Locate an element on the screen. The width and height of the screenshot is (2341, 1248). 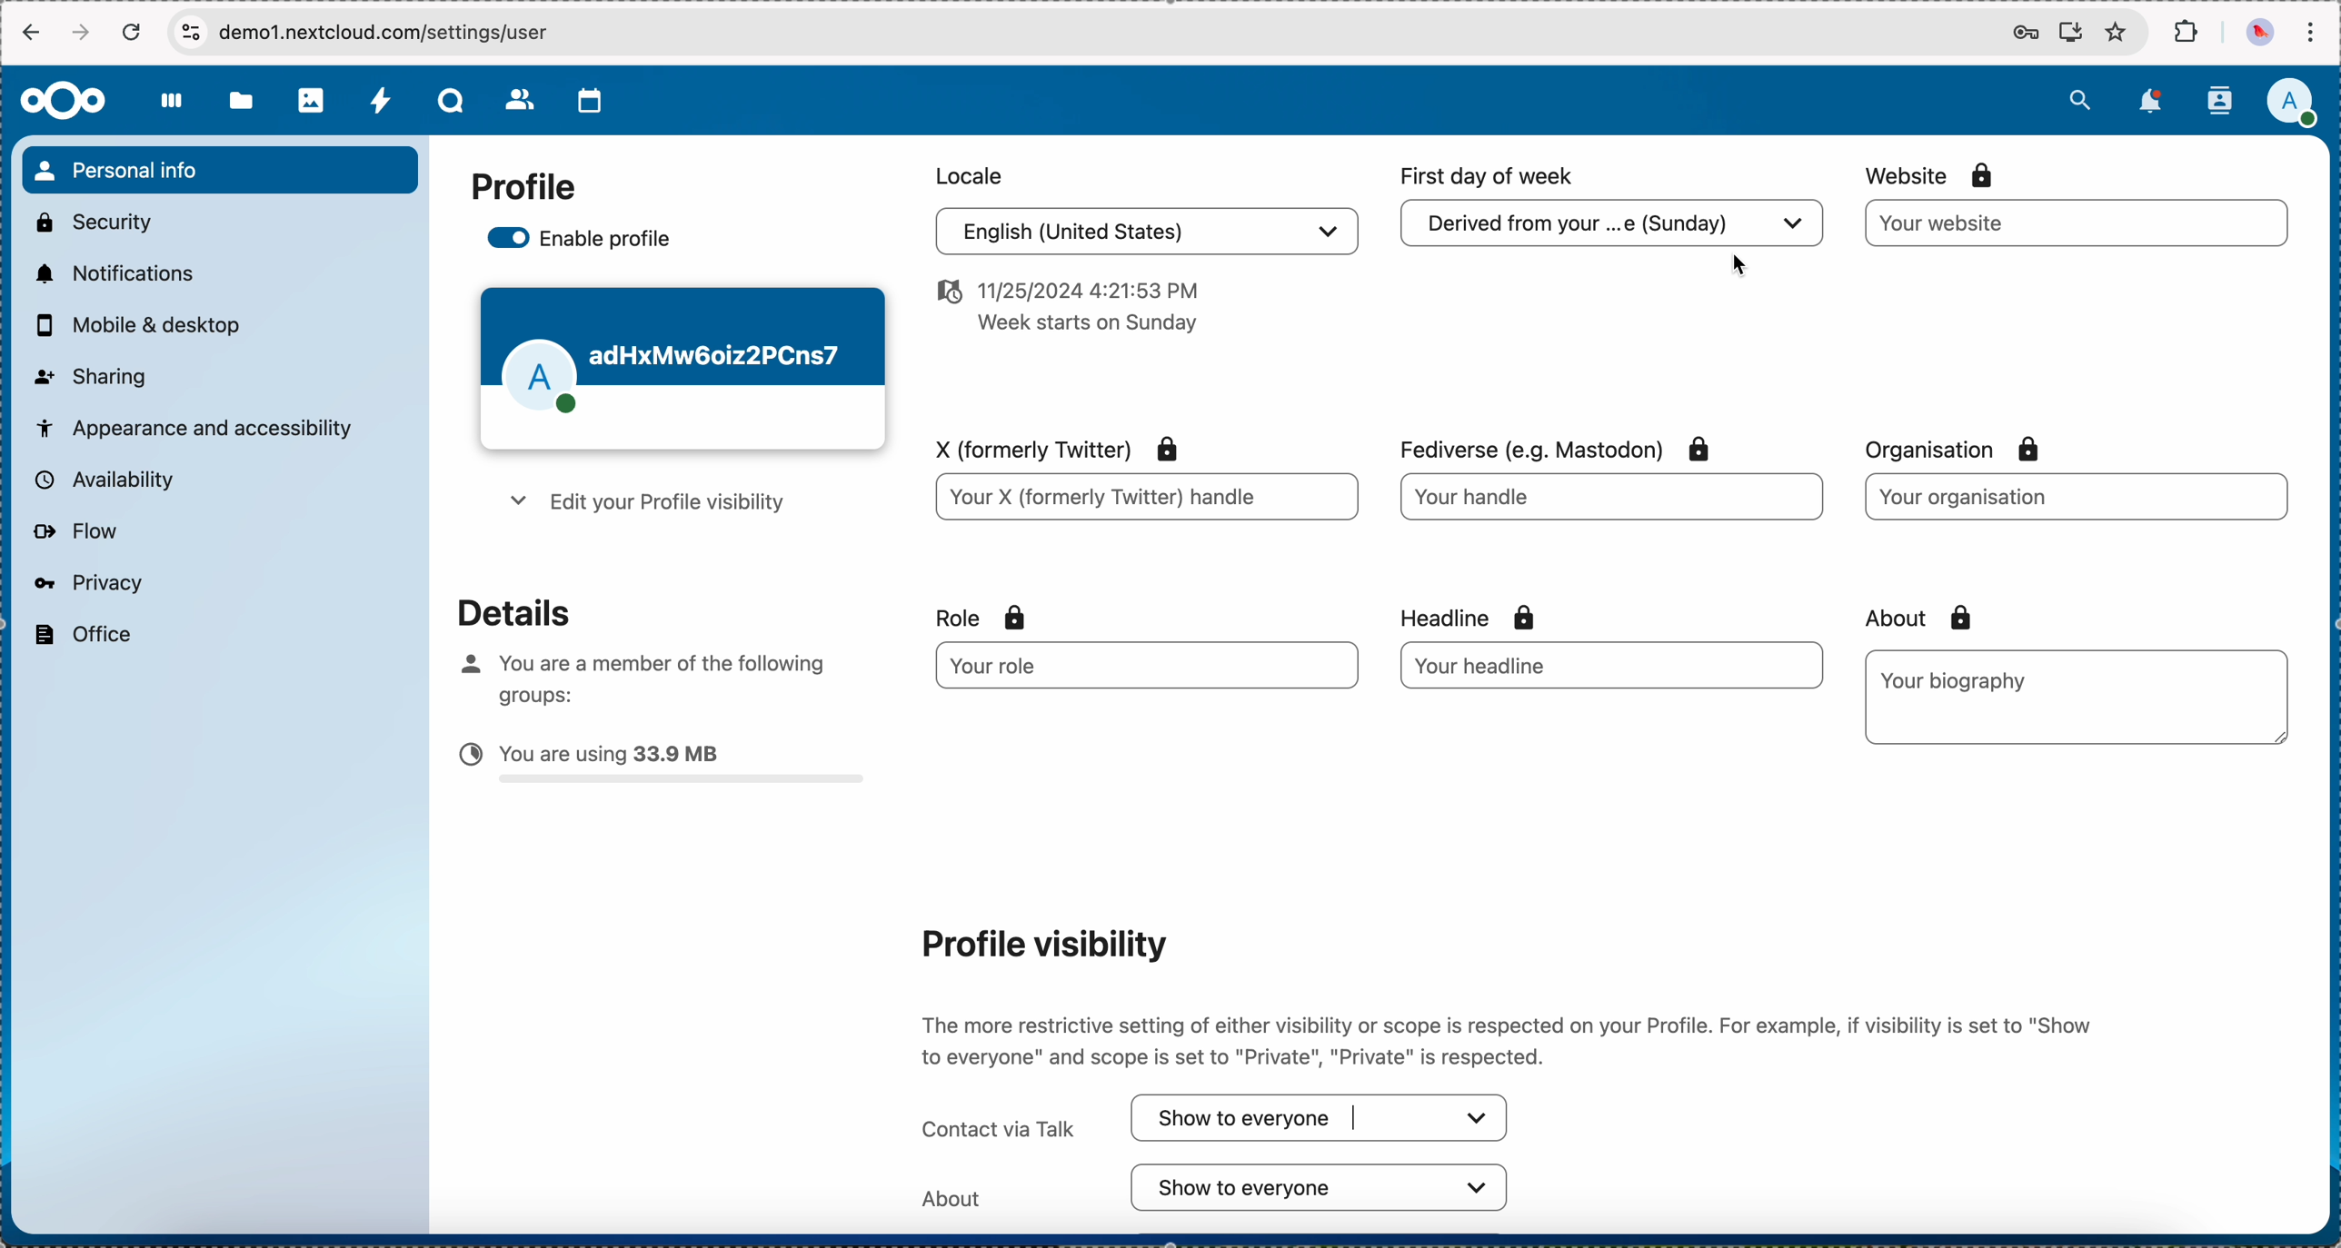
flow is located at coordinates (75, 532).